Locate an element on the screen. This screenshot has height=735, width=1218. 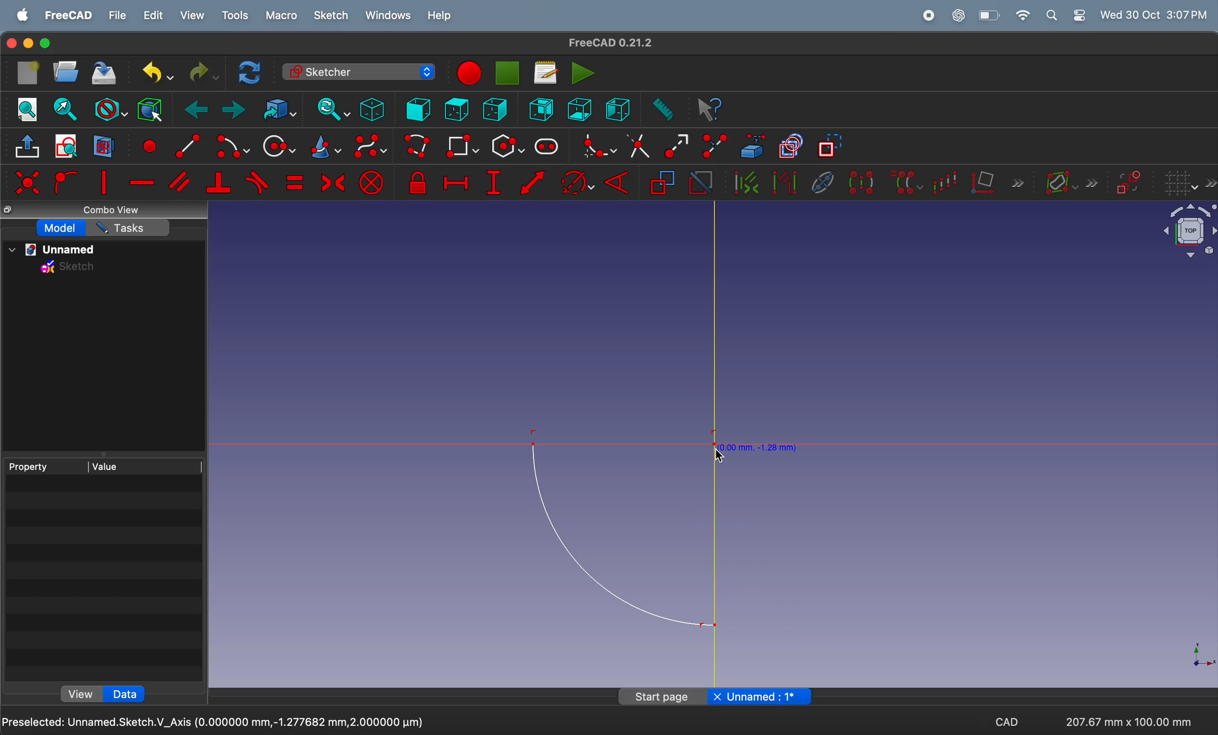
pause marco is located at coordinates (508, 73).